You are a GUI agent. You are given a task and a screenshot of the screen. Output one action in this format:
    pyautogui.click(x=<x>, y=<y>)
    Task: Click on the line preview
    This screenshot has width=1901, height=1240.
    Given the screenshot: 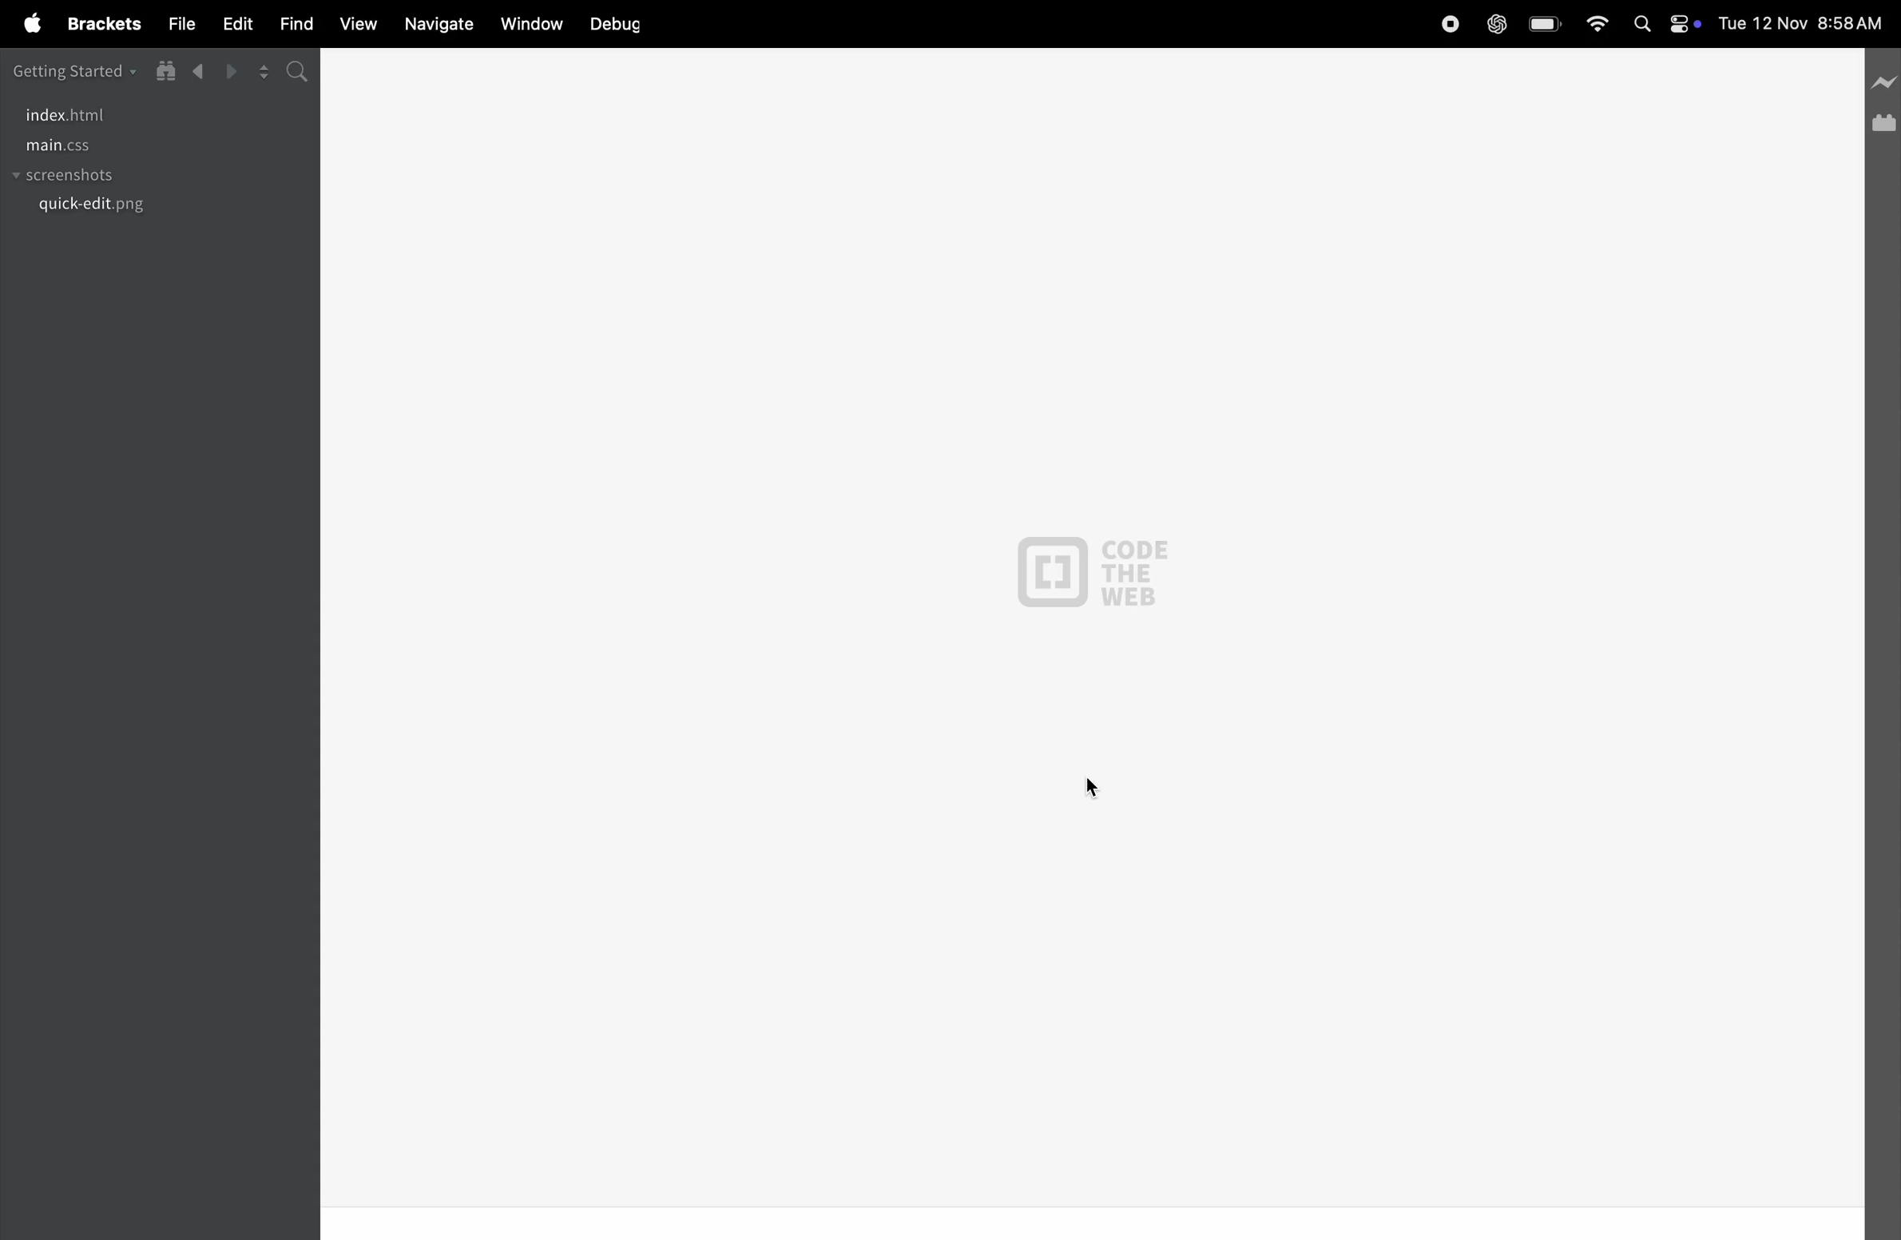 What is the action you would take?
    pyautogui.click(x=1881, y=80)
    